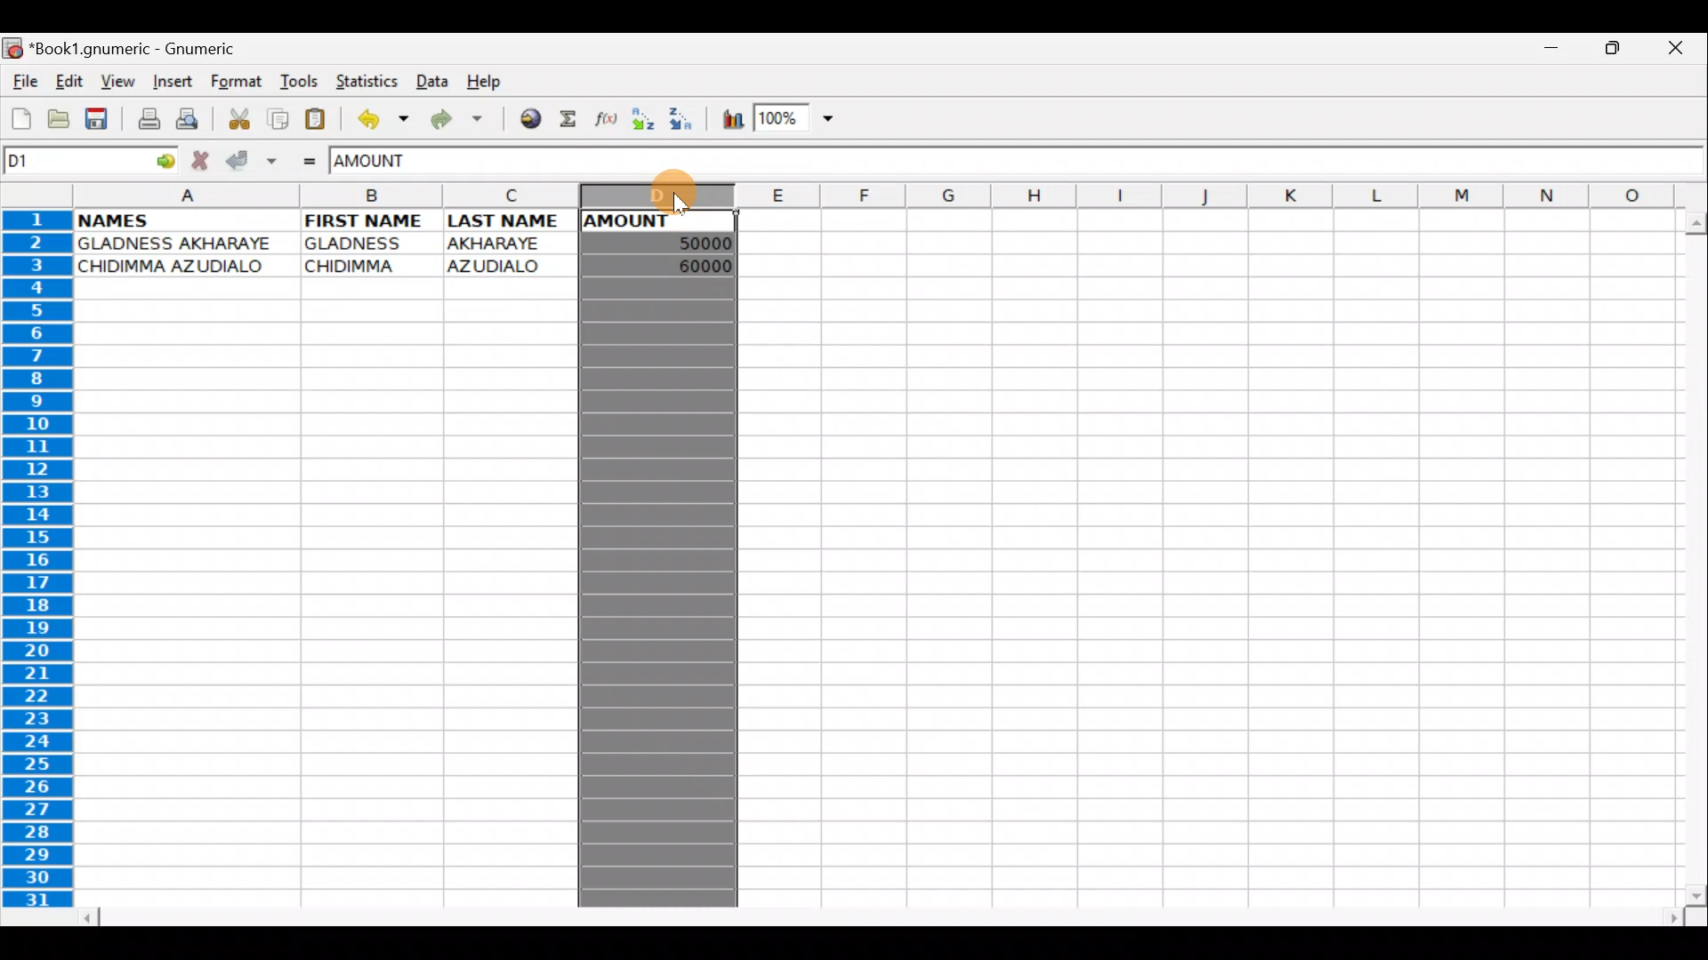  I want to click on Paste clipboard, so click(318, 117).